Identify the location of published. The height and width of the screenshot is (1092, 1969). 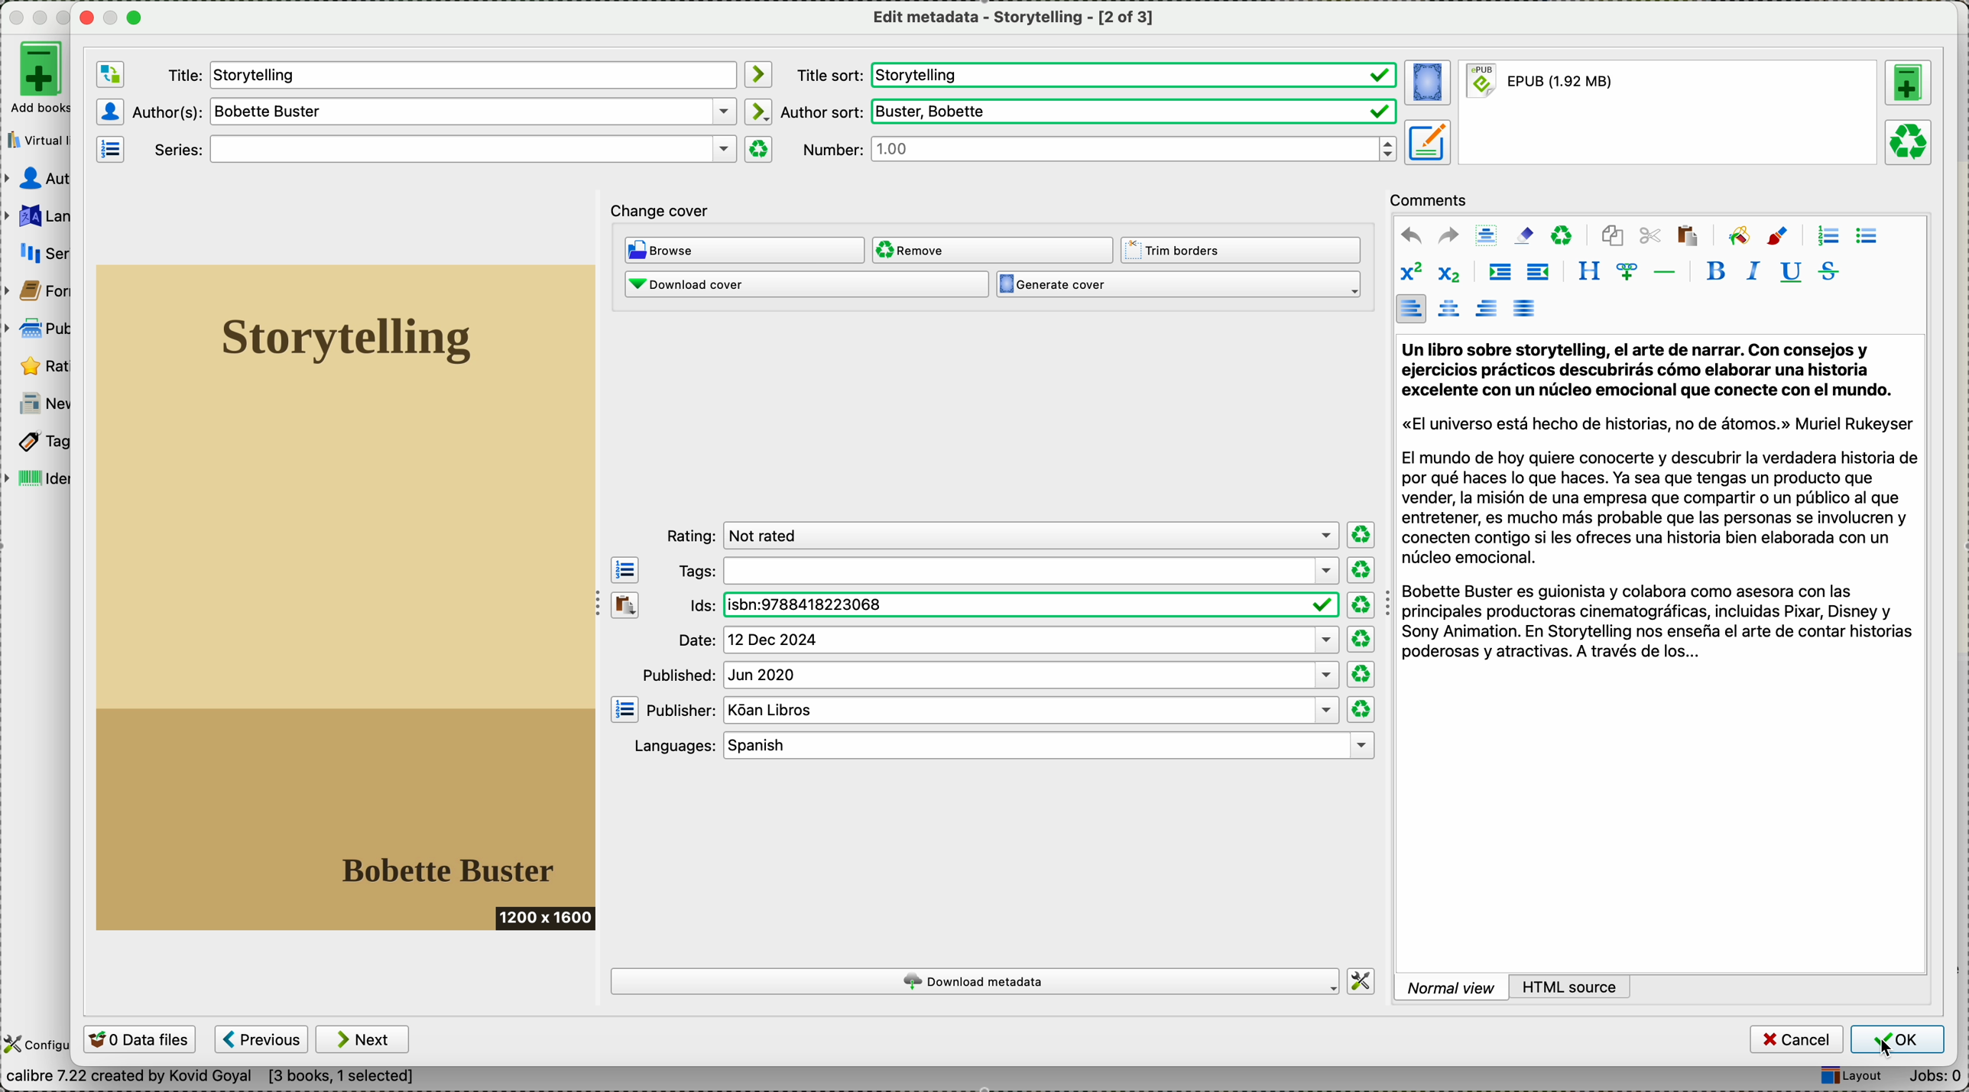
(991, 675).